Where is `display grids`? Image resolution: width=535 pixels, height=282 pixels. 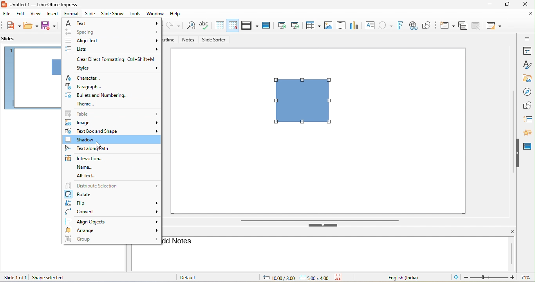
display grids is located at coordinates (220, 25).